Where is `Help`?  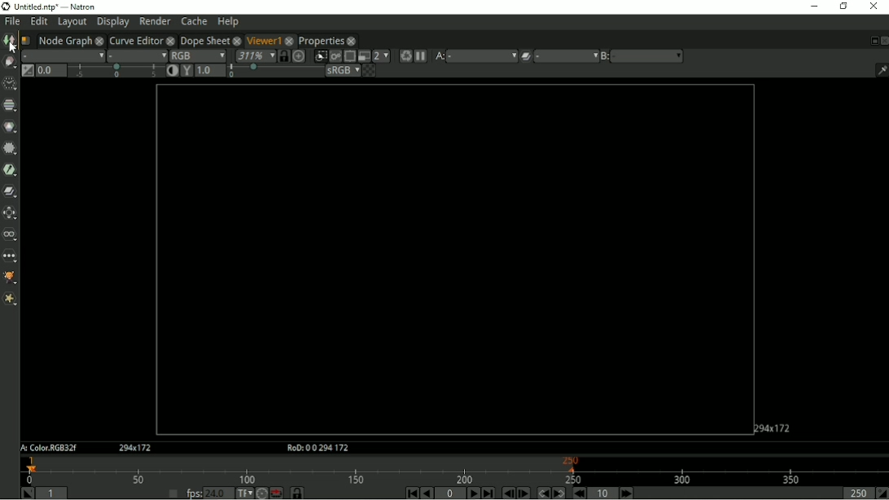 Help is located at coordinates (229, 21).